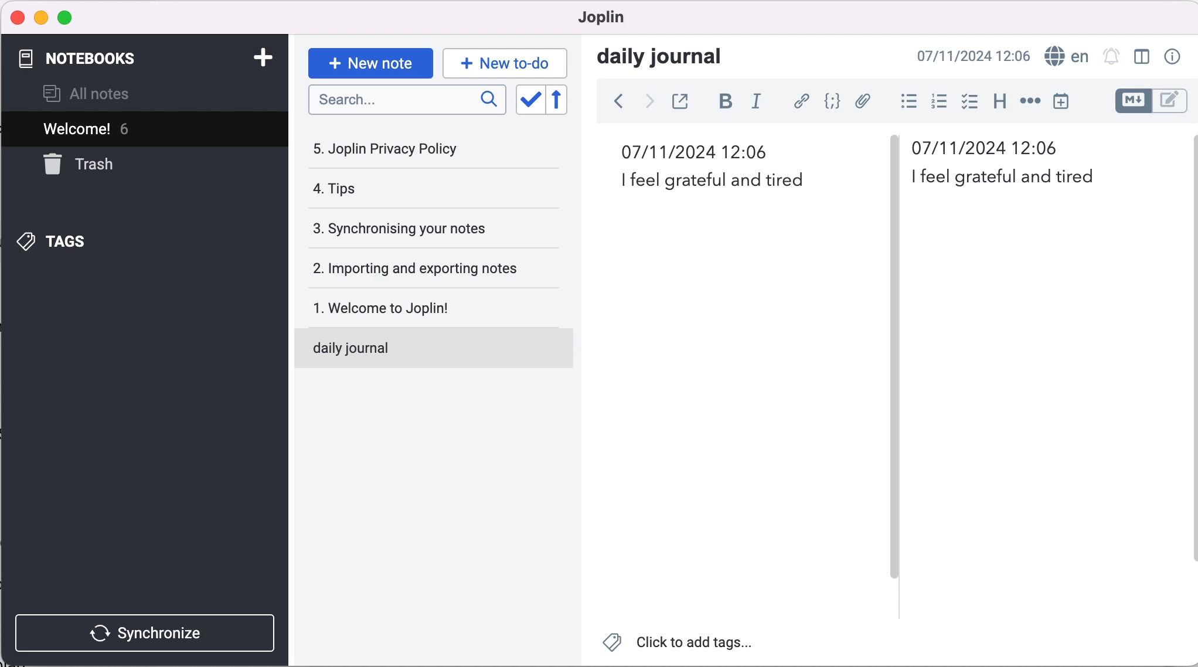  What do you see at coordinates (996, 148) in the screenshot?
I see `time and date` at bounding box center [996, 148].